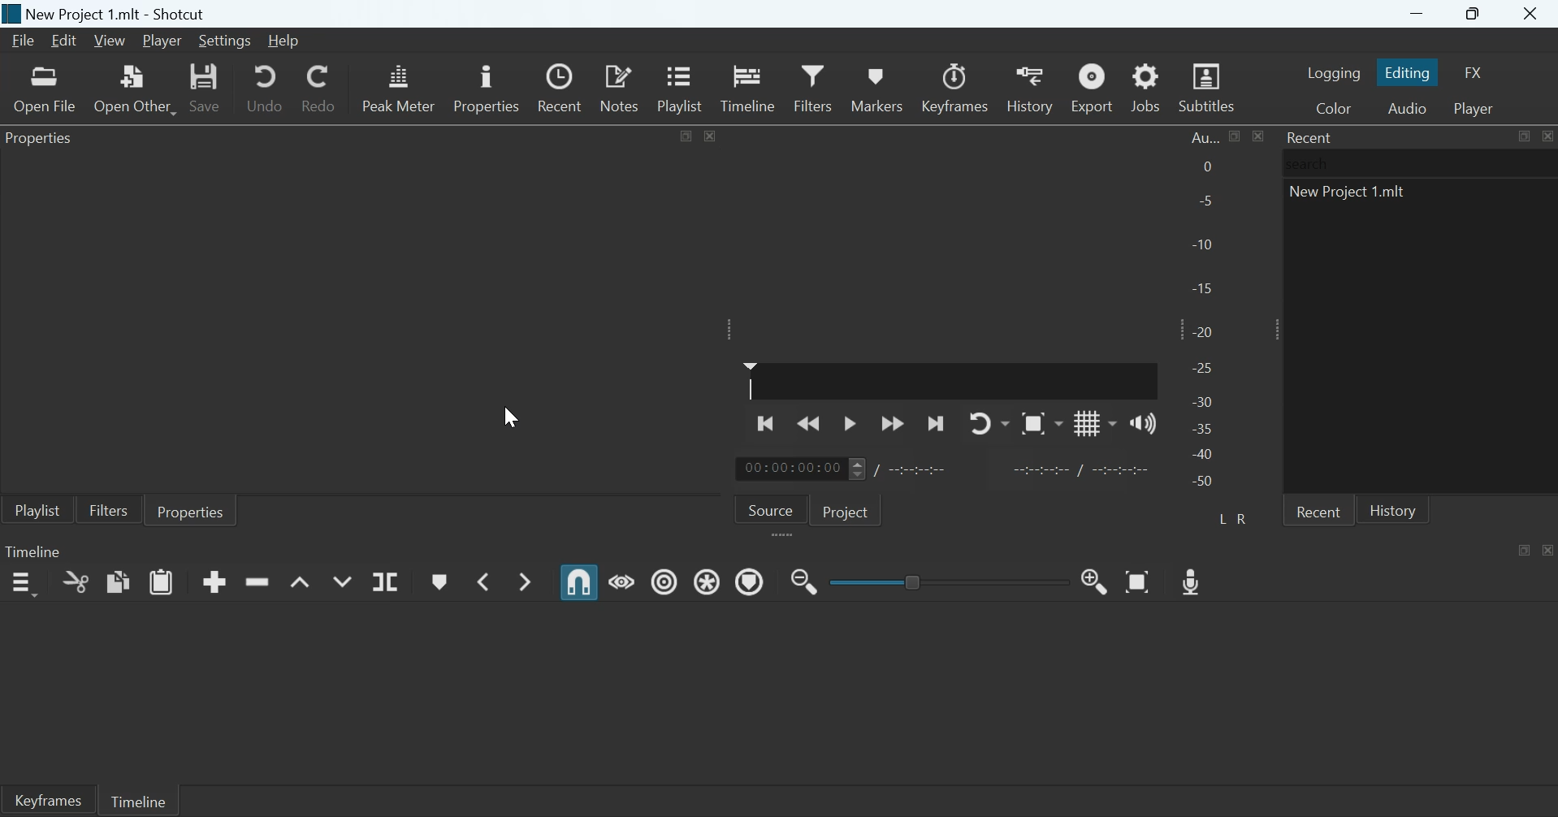  What do you see at coordinates (214, 581) in the screenshot?
I see `Append` at bounding box center [214, 581].